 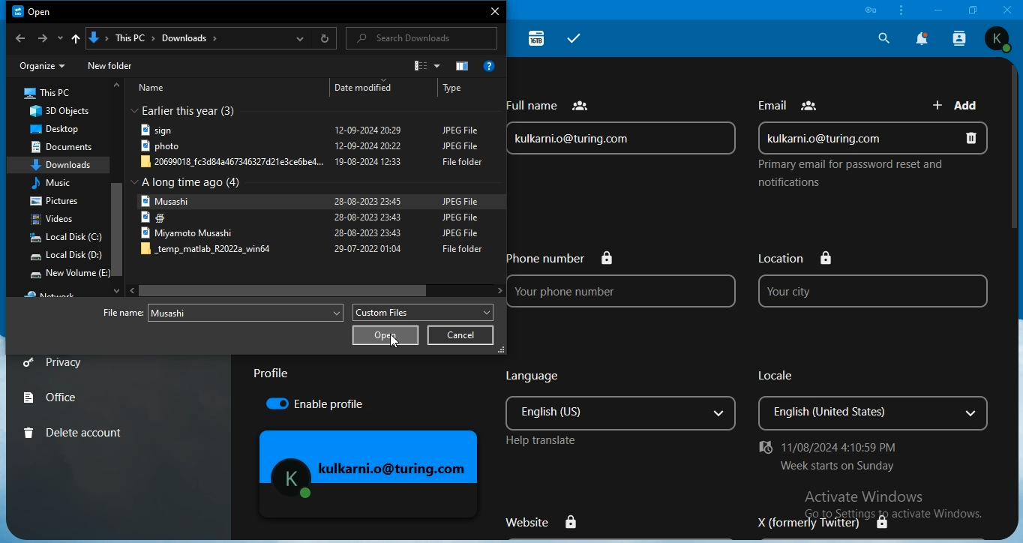 I want to click on music, so click(x=55, y=184).